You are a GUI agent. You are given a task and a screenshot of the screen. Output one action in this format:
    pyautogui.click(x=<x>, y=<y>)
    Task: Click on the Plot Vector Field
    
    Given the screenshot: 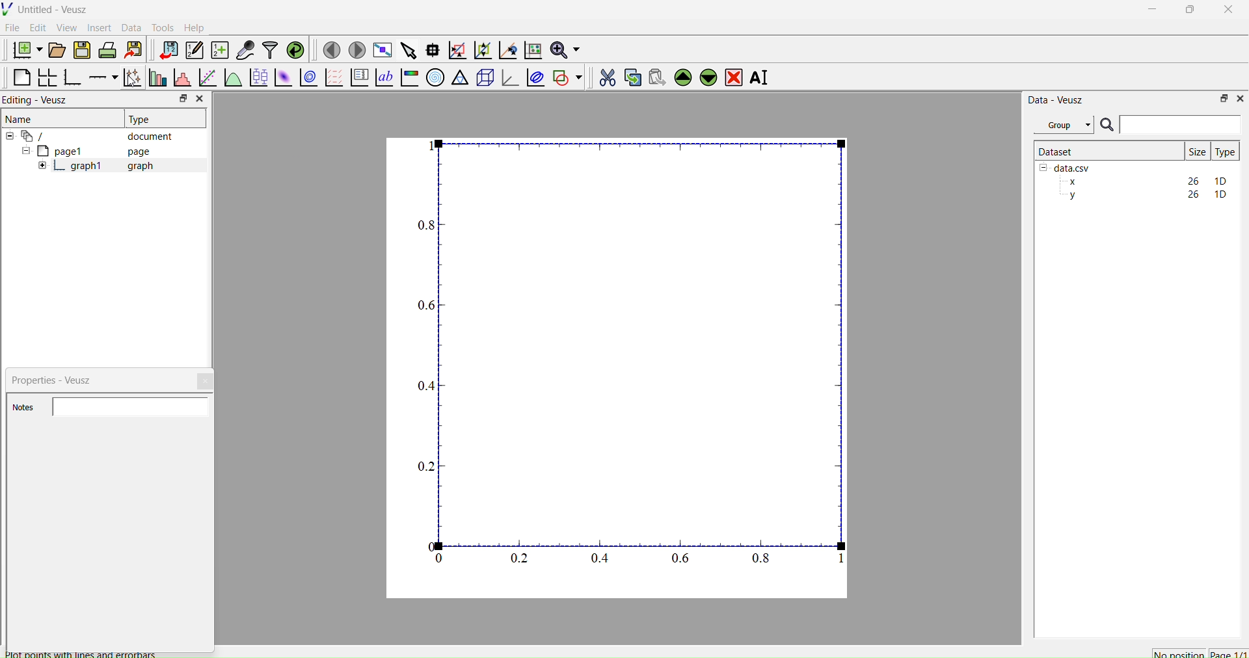 What is the action you would take?
    pyautogui.click(x=334, y=79)
    